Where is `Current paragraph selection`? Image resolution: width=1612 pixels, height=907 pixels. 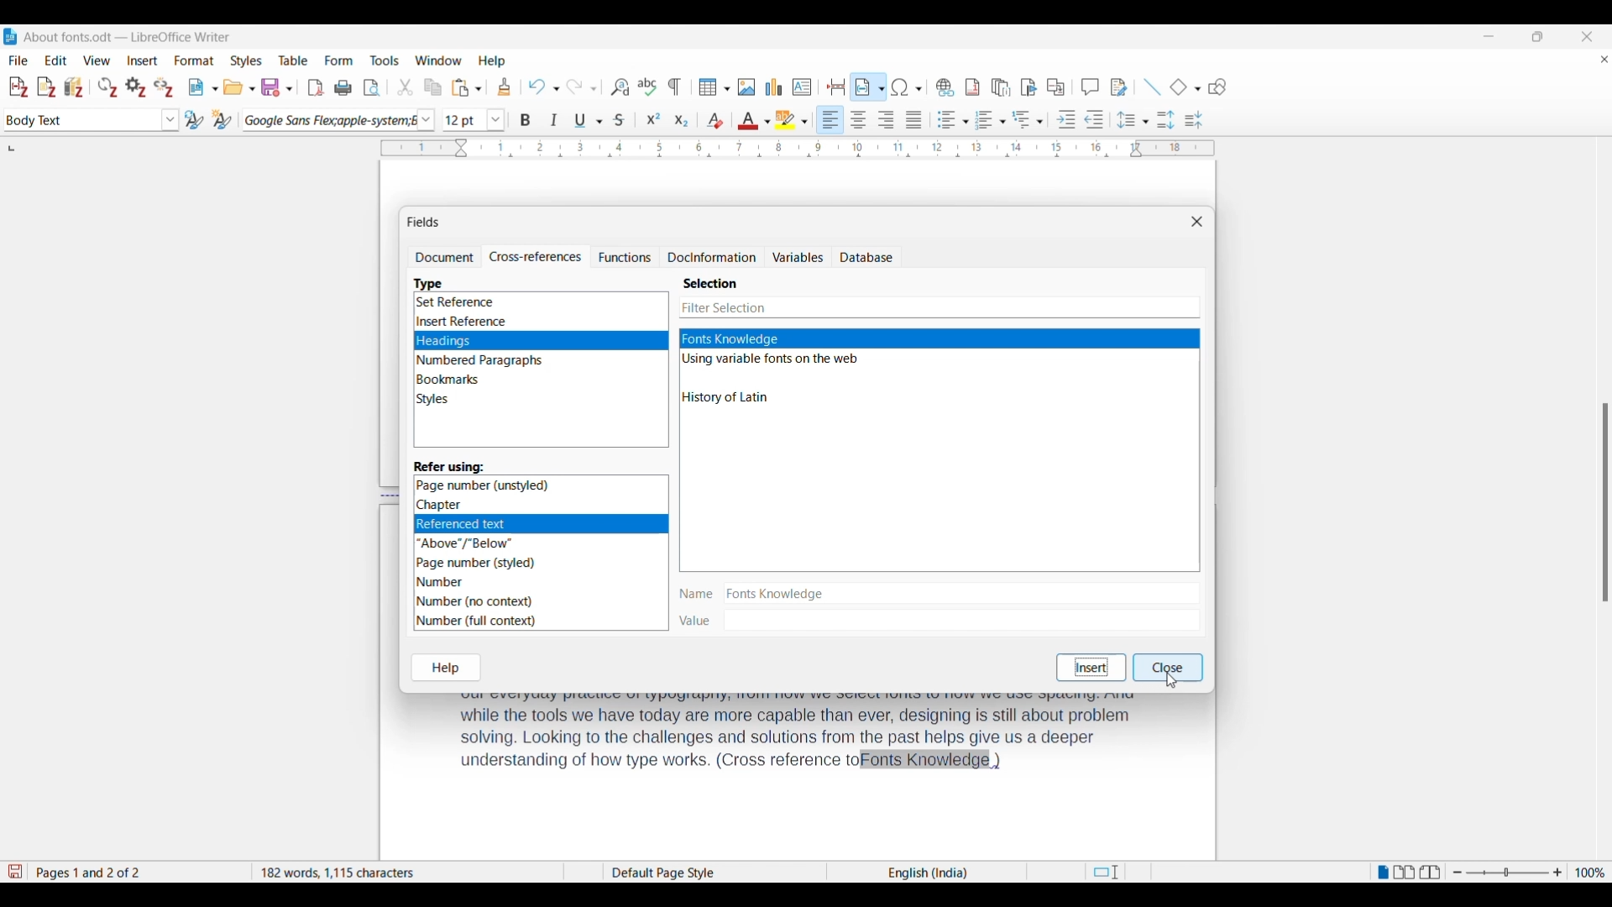
Current paragraph selection is located at coordinates (82, 121).